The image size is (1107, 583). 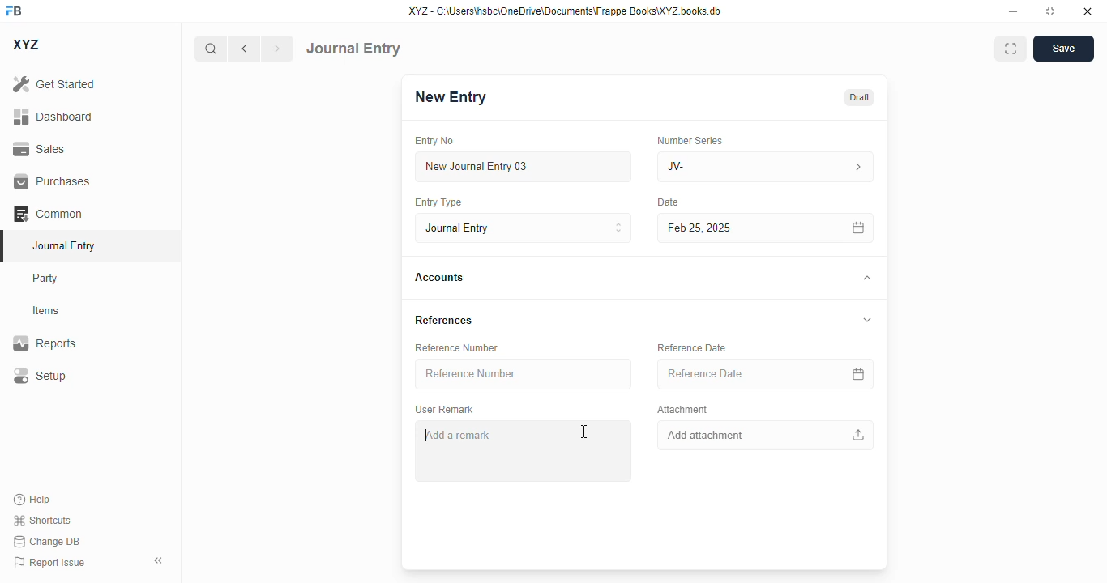 I want to click on toggle between form and full width, so click(x=1011, y=49).